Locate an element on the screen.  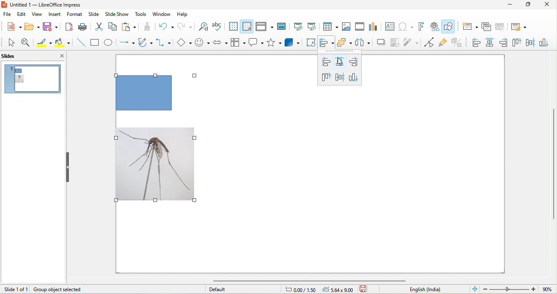
connectors is located at coordinates (164, 43).